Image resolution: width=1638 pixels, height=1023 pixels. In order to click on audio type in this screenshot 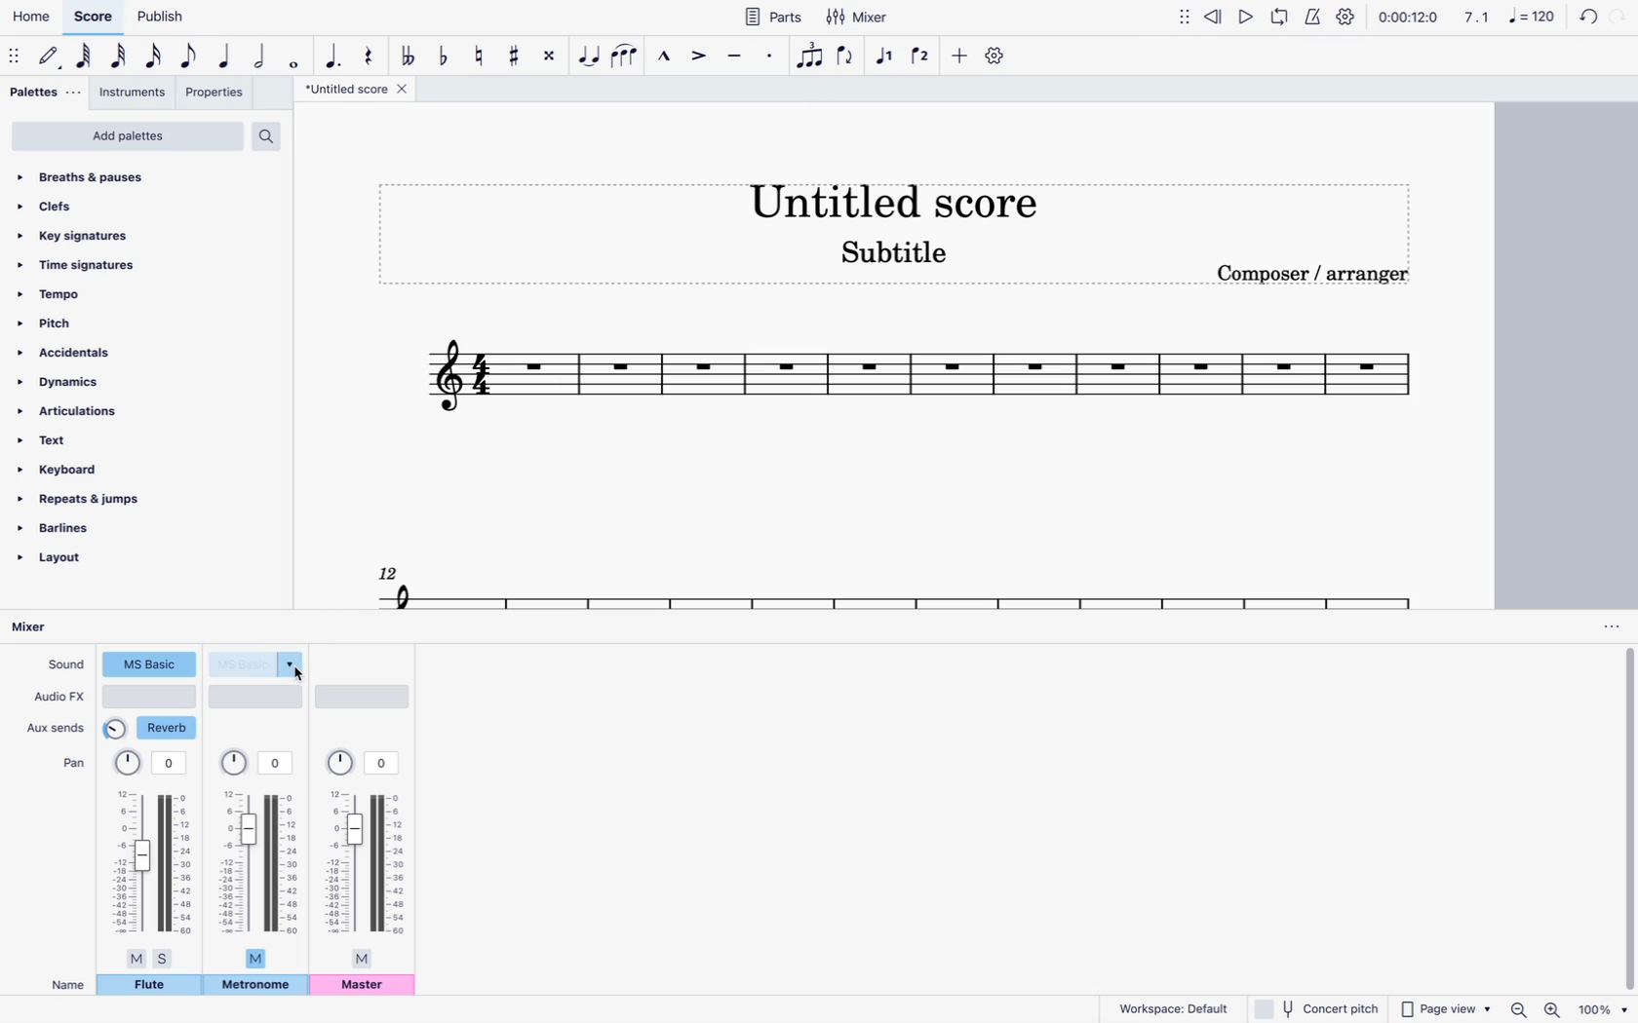, I will do `click(258, 697)`.